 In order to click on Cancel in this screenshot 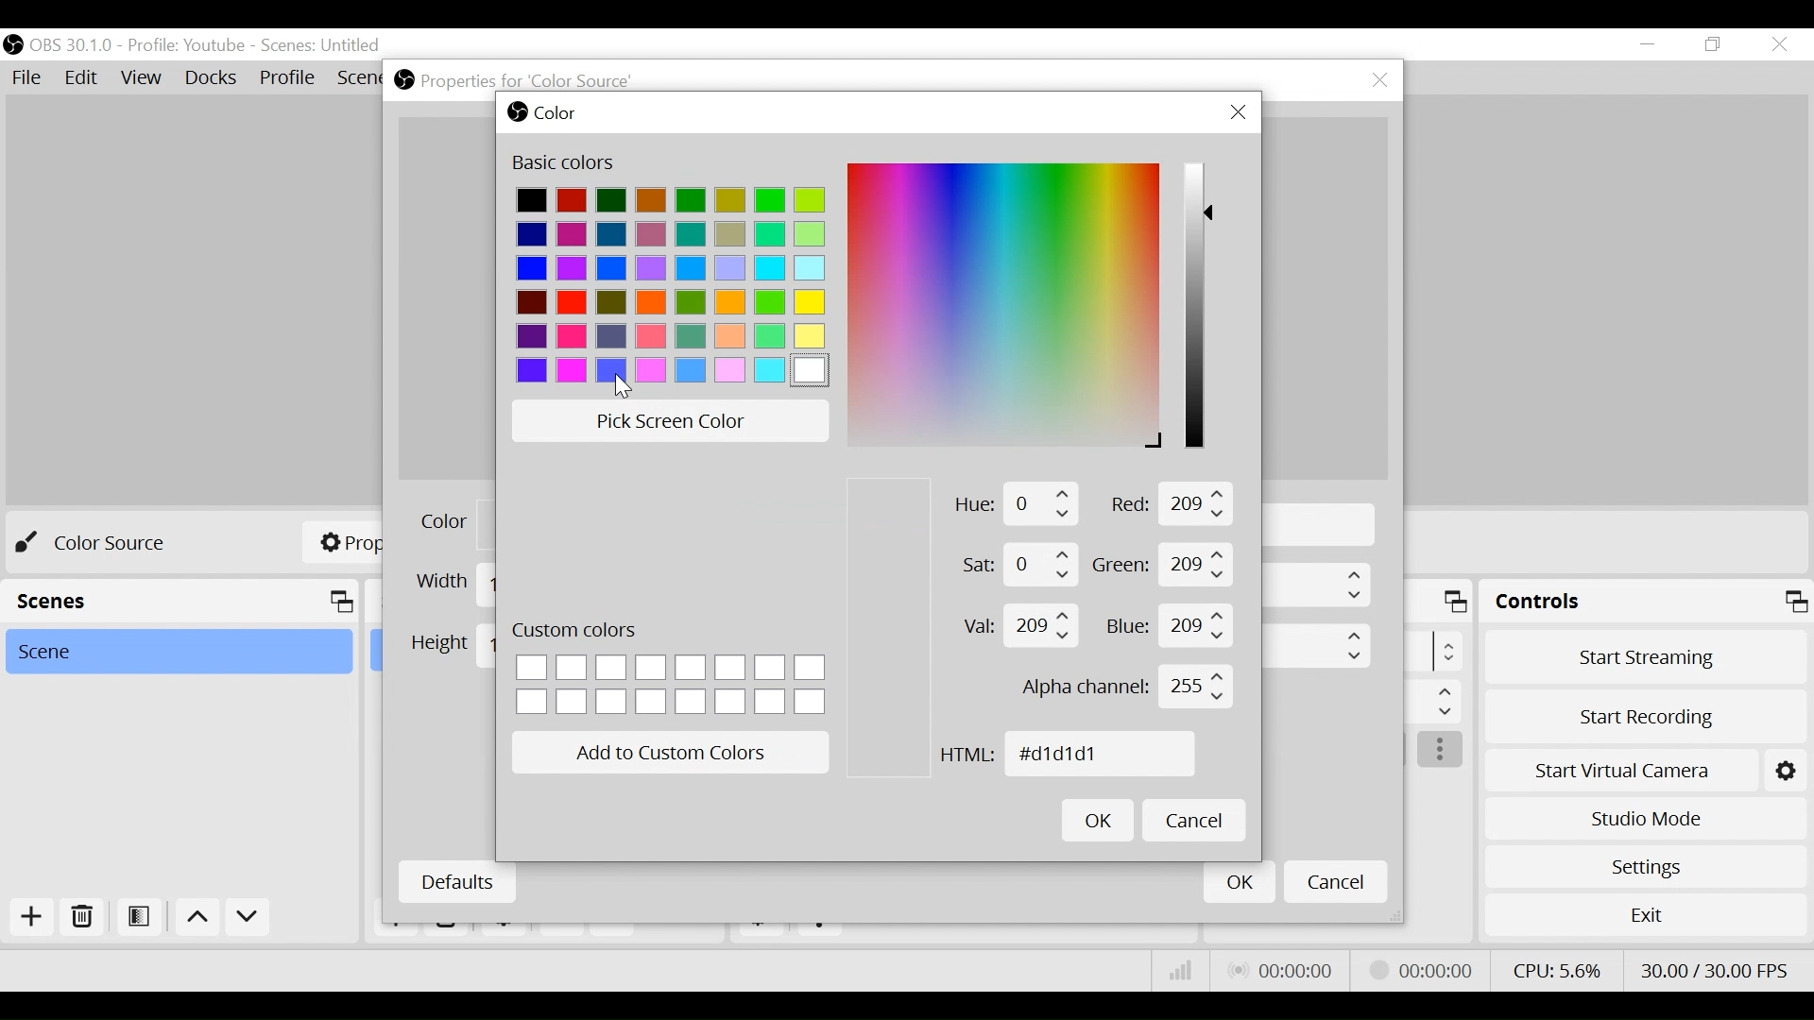, I will do `click(1333, 883)`.